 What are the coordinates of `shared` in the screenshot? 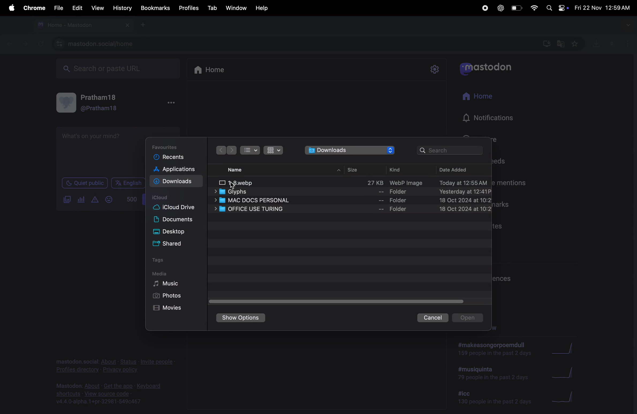 It's located at (170, 244).